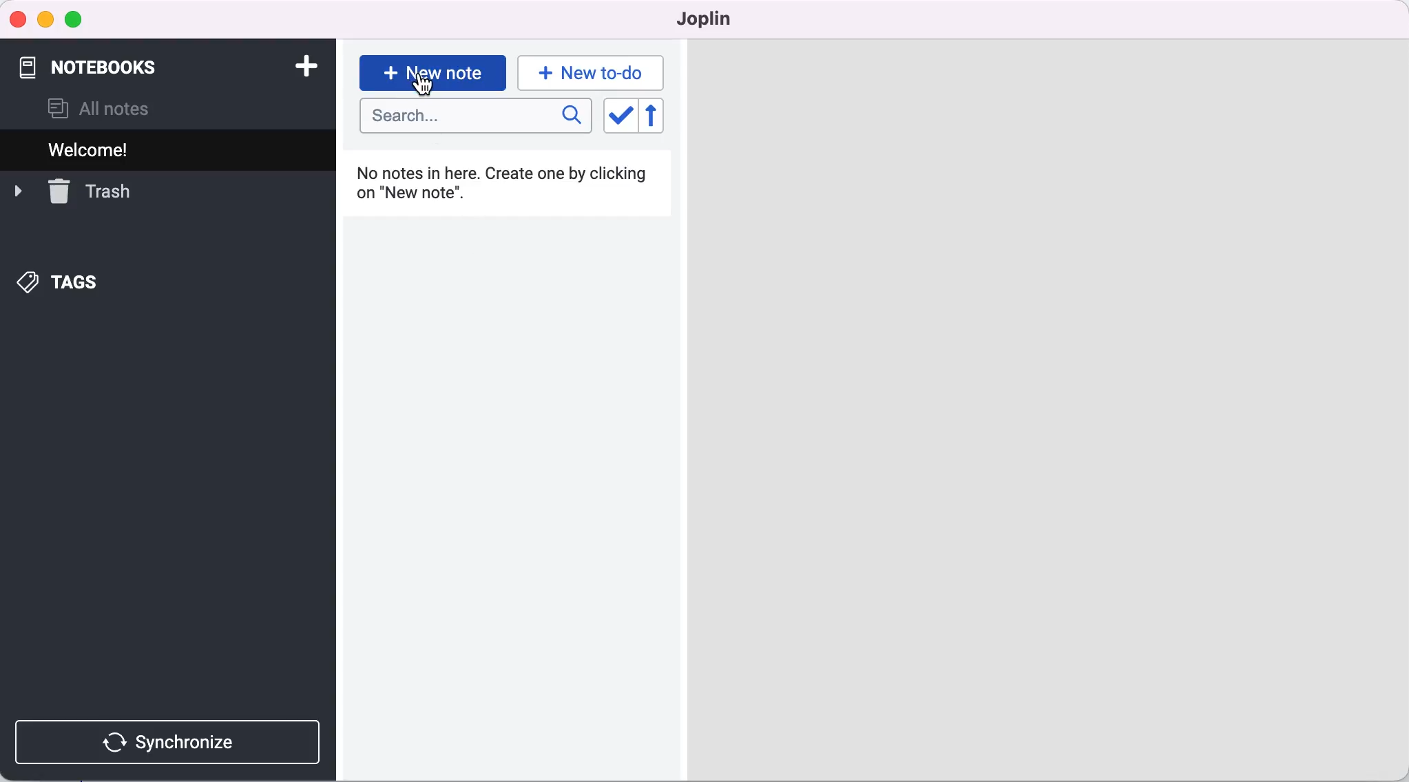 This screenshot has width=1409, height=782. What do you see at coordinates (173, 741) in the screenshot?
I see `synchronize` at bounding box center [173, 741].